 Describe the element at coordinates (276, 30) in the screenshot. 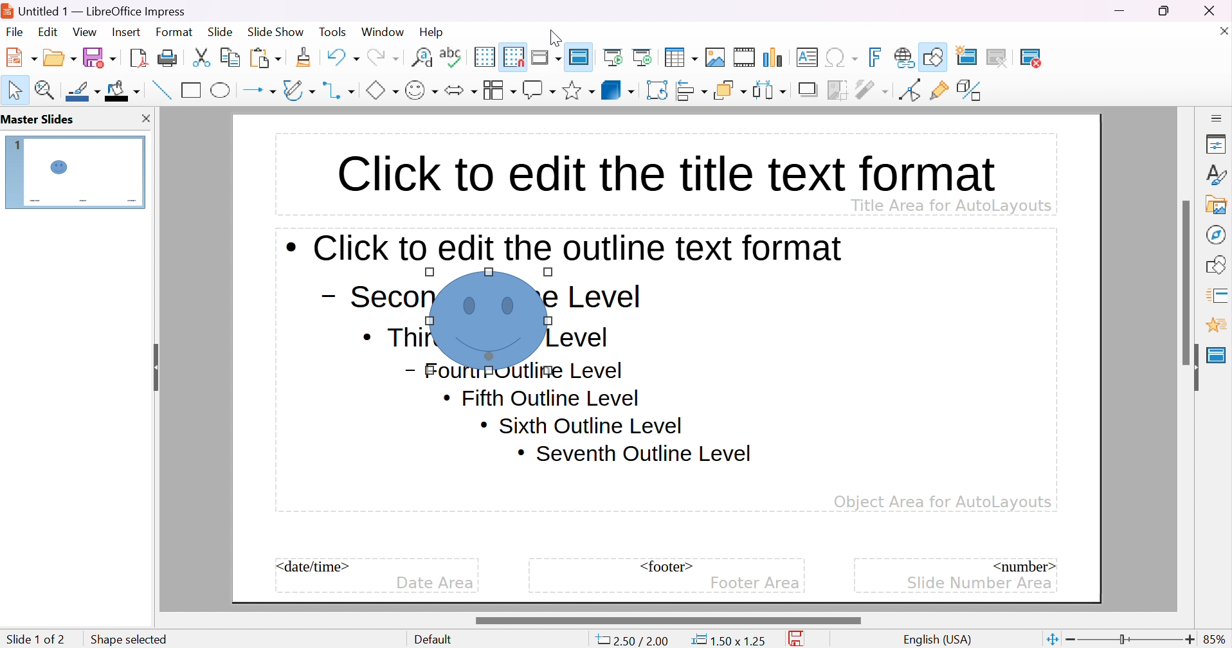

I see `slide show` at that location.